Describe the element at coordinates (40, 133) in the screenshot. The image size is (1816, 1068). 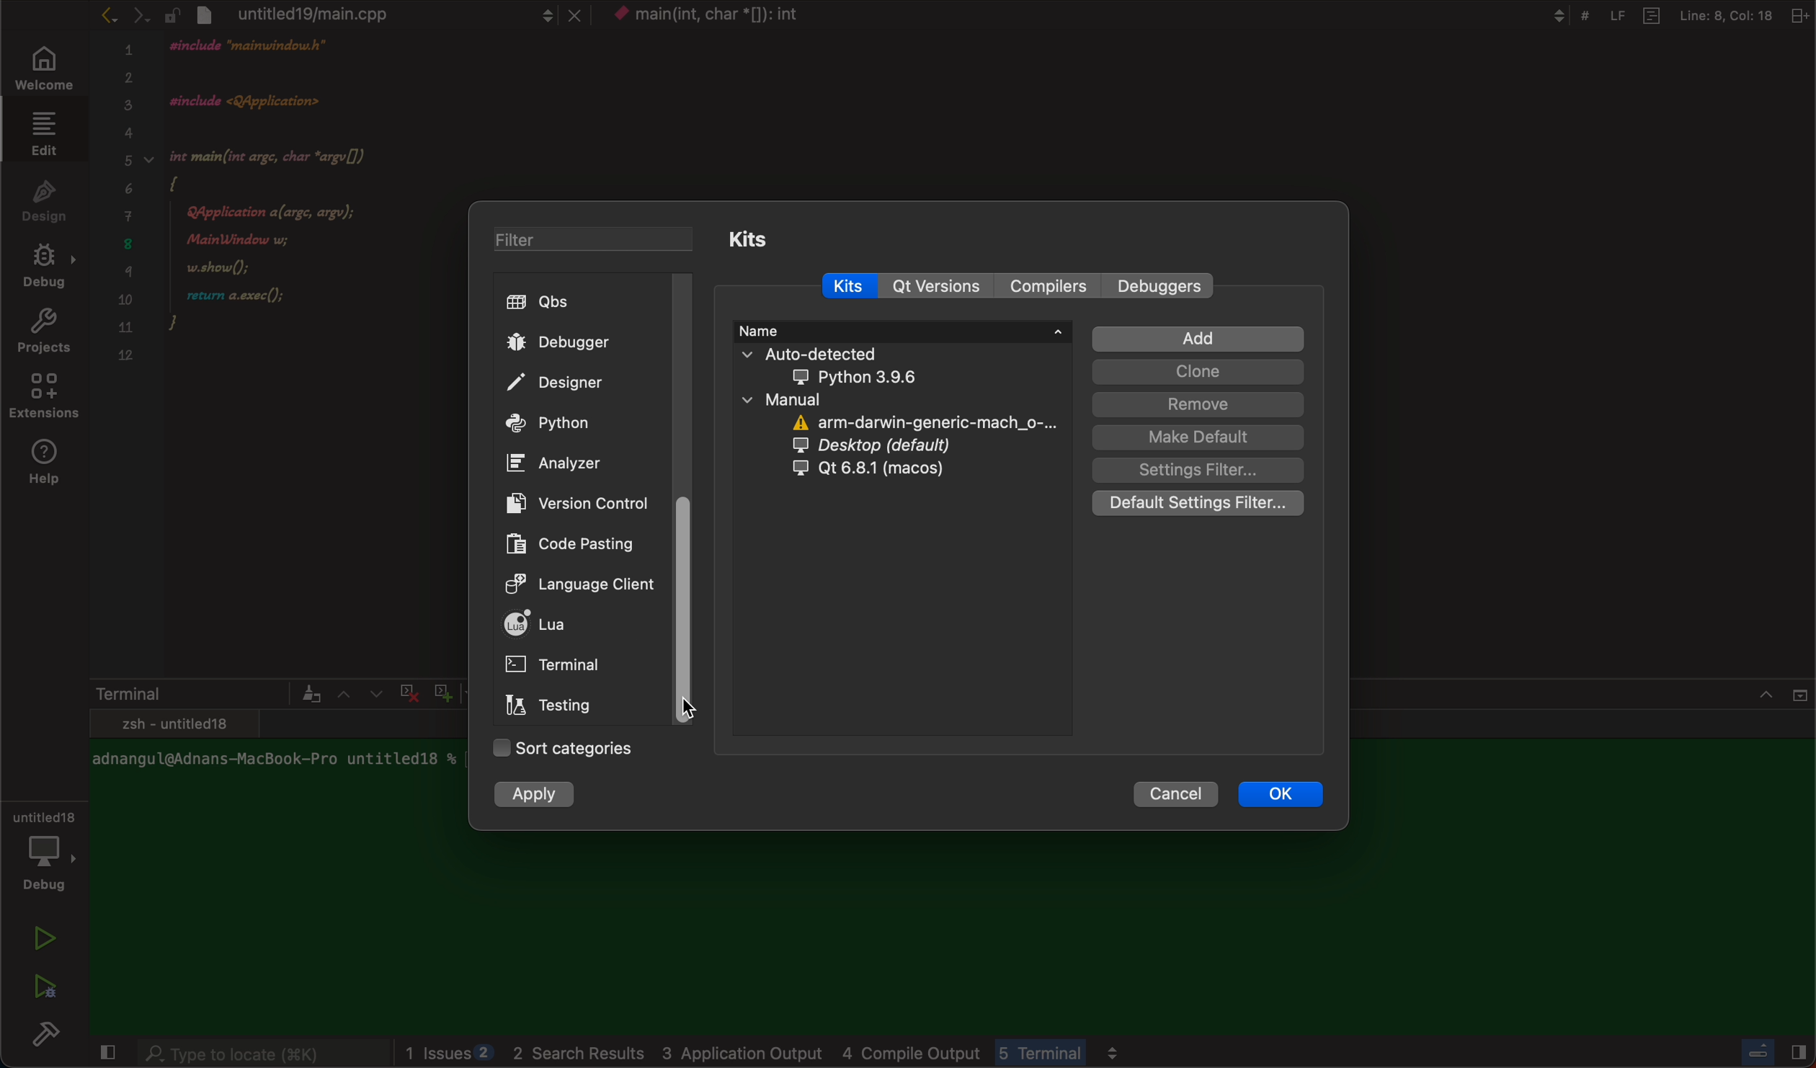
I see `edit` at that location.